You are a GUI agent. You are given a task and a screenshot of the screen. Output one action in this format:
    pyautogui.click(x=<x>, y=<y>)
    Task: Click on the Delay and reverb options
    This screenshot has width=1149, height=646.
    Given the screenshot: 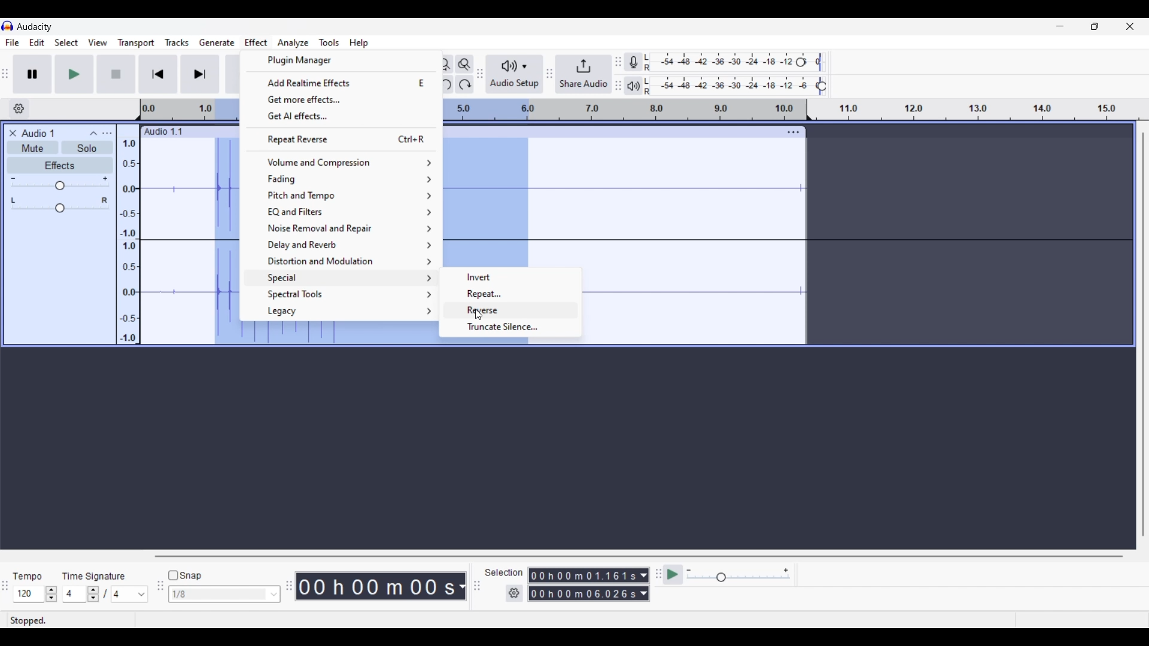 What is the action you would take?
    pyautogui.click(x=342, y=245)
    